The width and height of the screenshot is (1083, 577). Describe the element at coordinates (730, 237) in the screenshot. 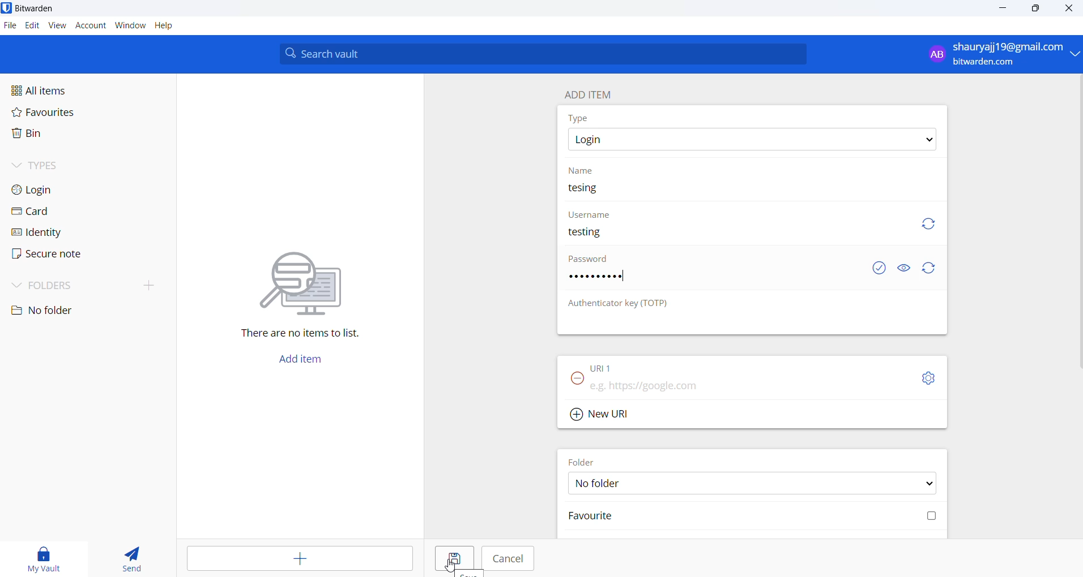

I see `Username text box` at that location.